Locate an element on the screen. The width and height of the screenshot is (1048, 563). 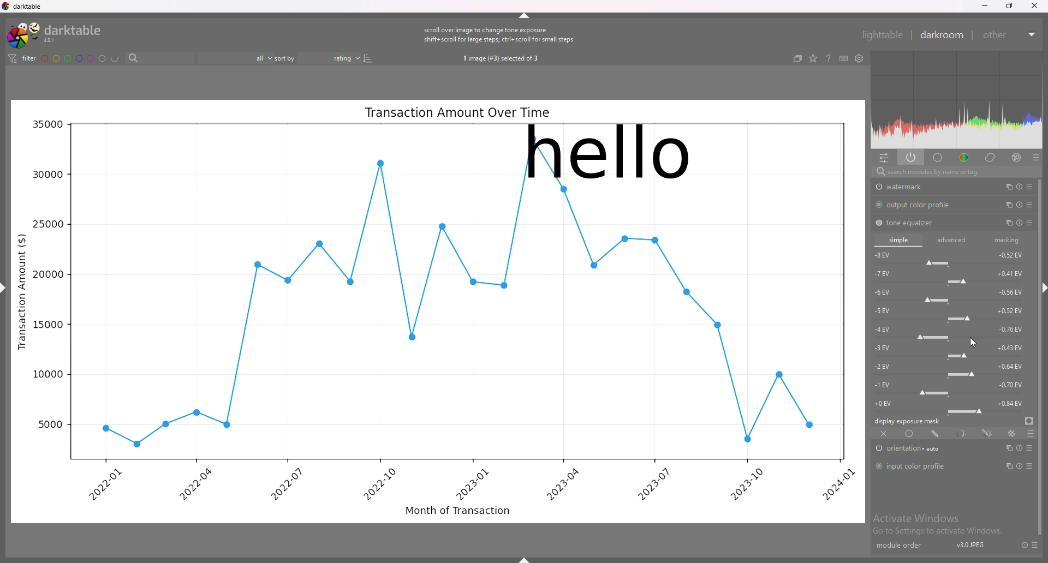
switch off/on is located at coordinates (878, 205).